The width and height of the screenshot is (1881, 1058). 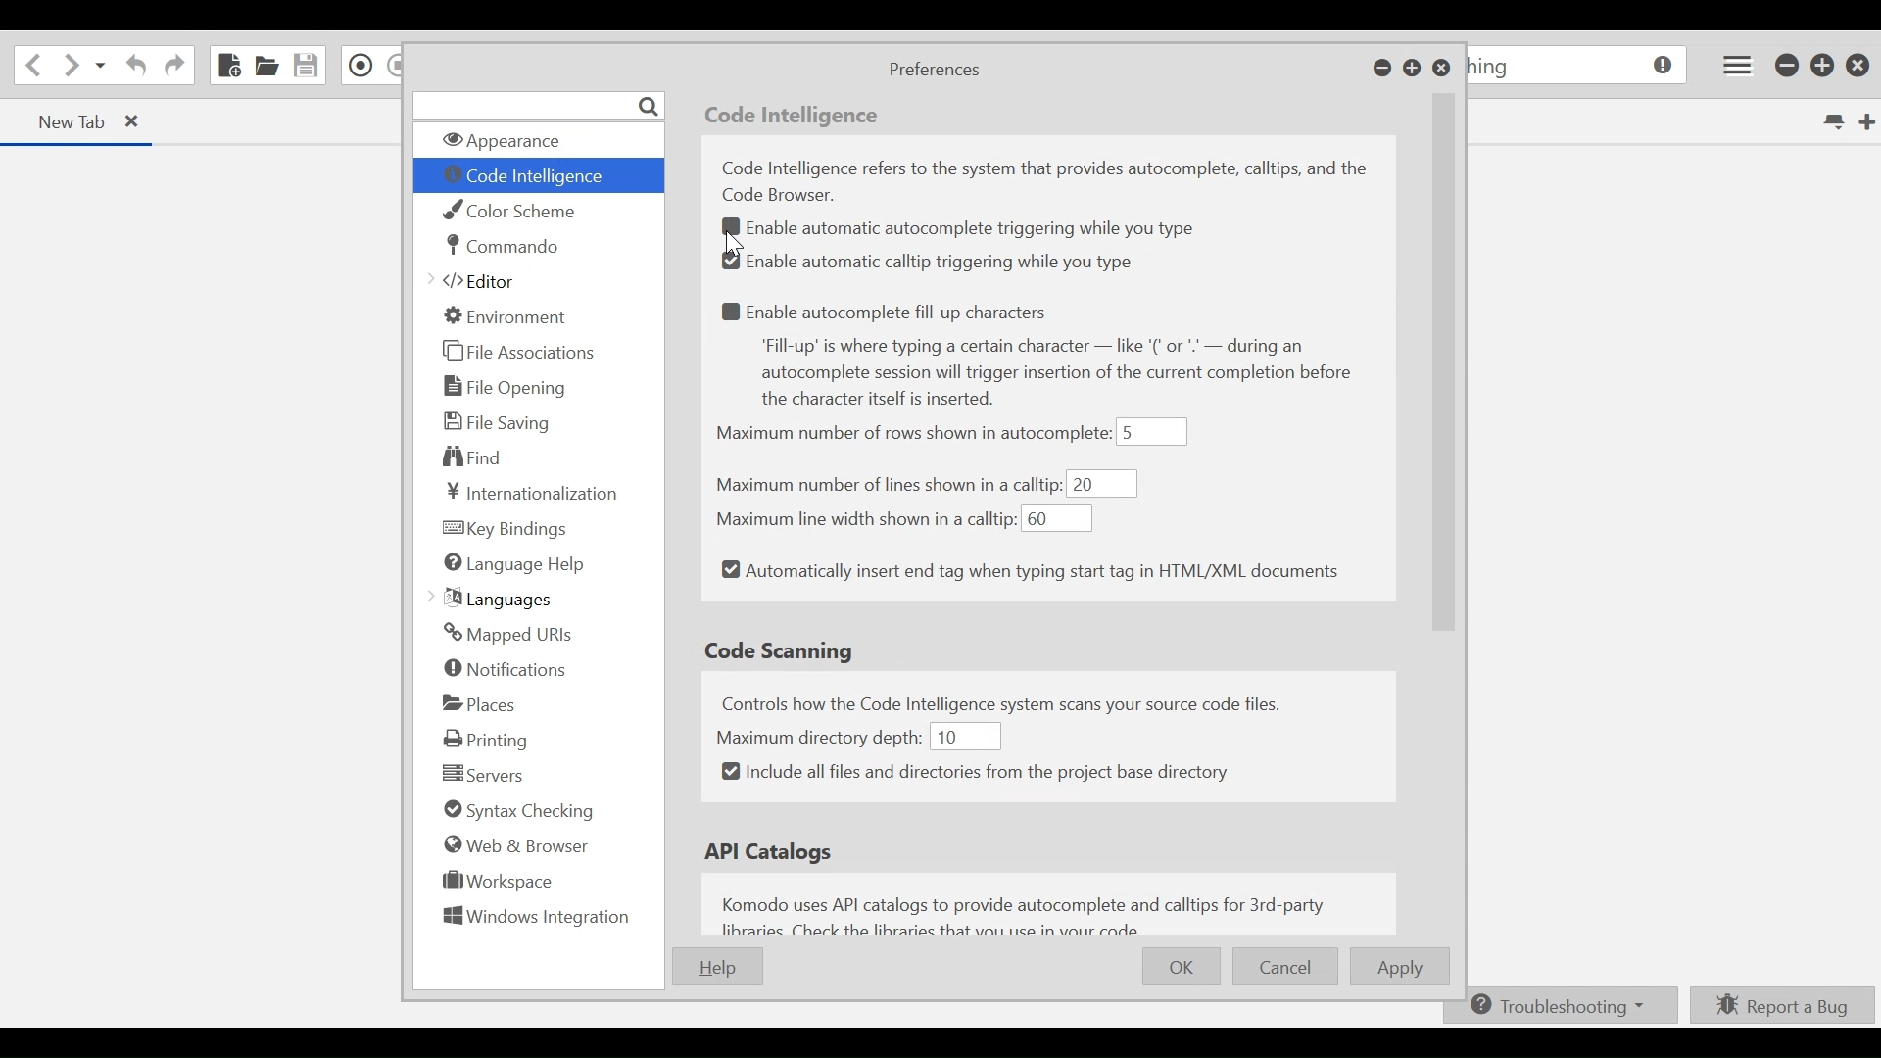 What do you see at coordinates (492, 885) in the screenshot?
I see `Workspace` at bounding box center [492, 885].